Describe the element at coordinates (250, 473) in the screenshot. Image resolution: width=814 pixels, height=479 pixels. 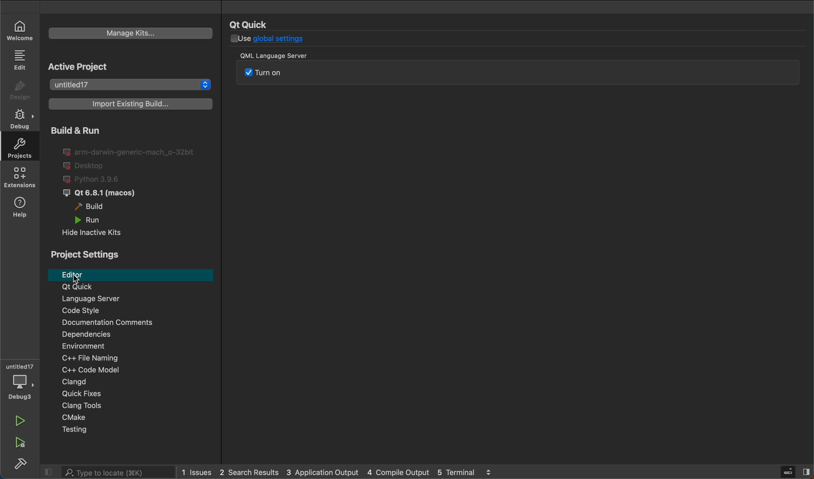
I see `search results` at that location.